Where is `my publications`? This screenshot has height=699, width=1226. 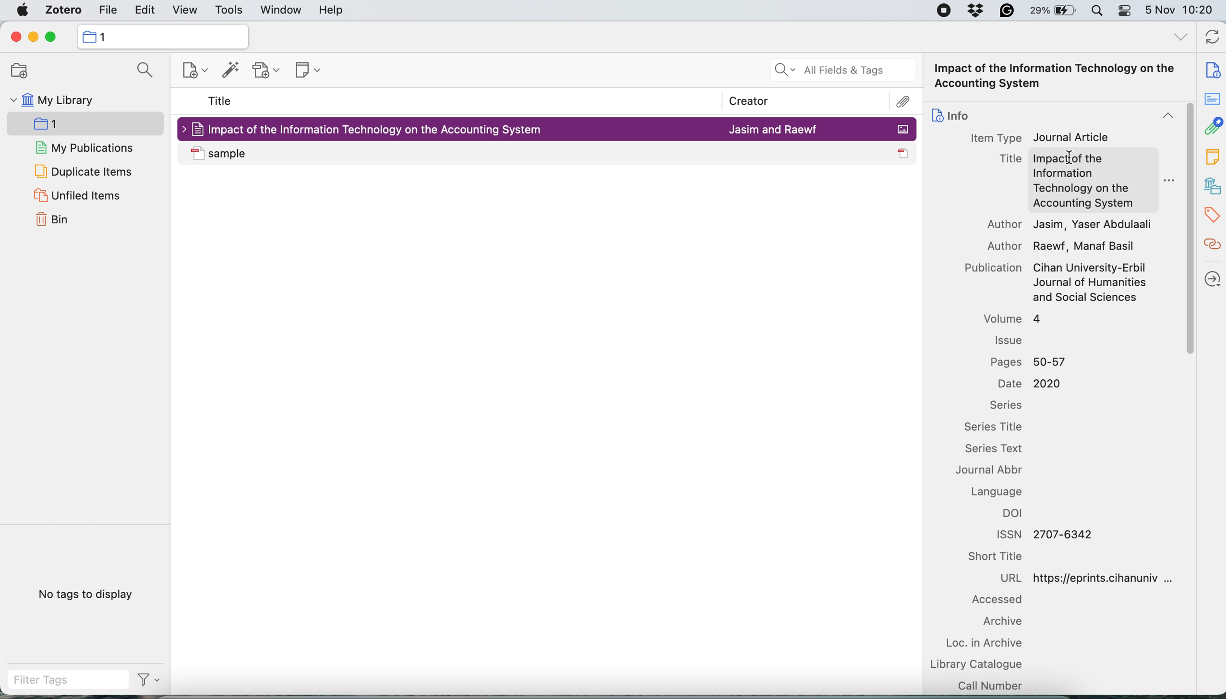 my publications is located at coordinates (84, 147).